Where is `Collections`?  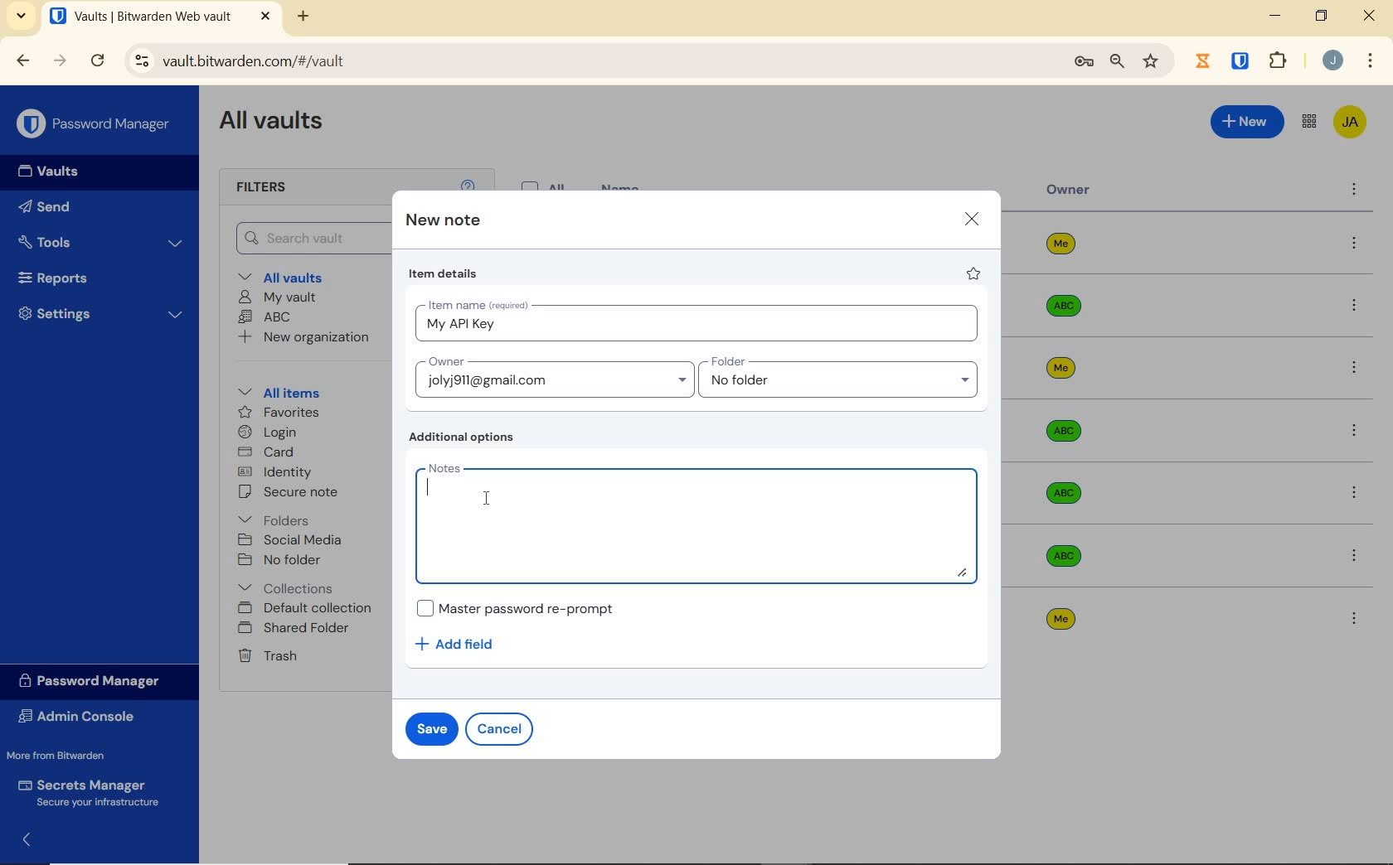
Collections is located at coordinates (289, 585).